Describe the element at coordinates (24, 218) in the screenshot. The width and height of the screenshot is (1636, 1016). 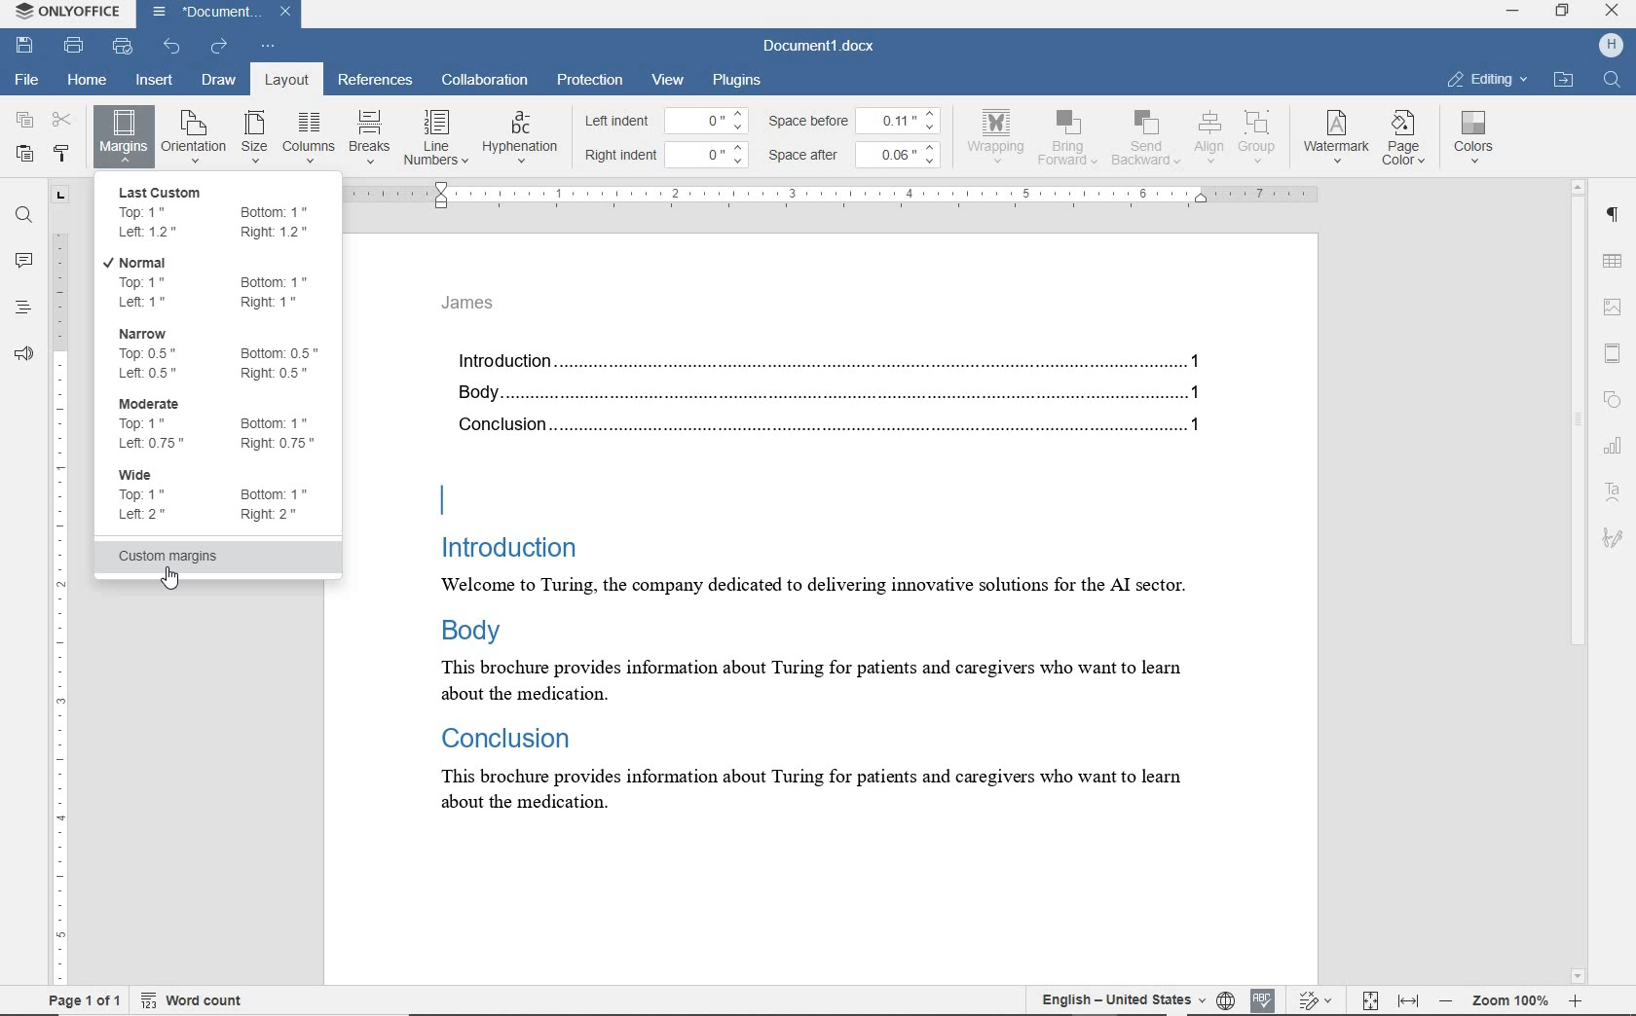
I see `find` at that location.